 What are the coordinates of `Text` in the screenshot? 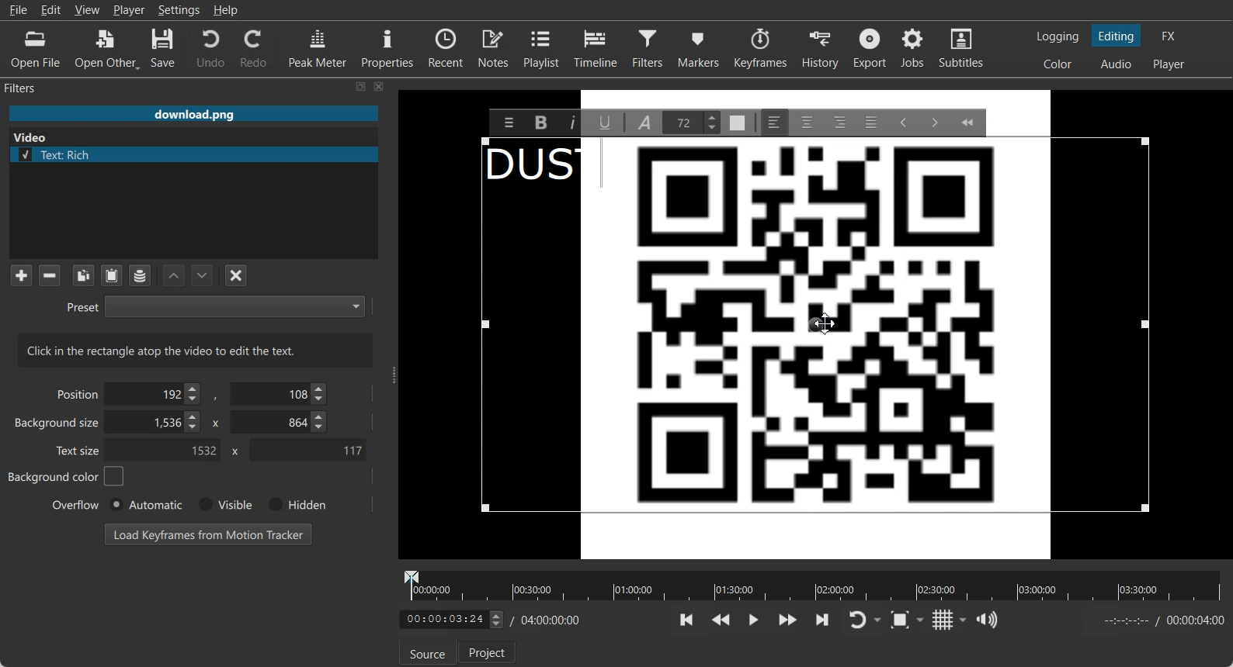 It's located at (196, 350).